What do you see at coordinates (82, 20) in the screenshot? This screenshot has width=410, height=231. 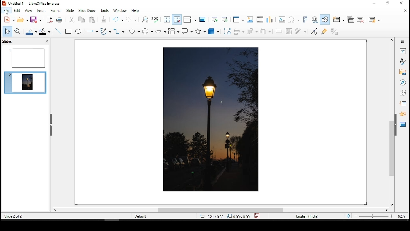 I see `copy` at bounding box center [82, 20].